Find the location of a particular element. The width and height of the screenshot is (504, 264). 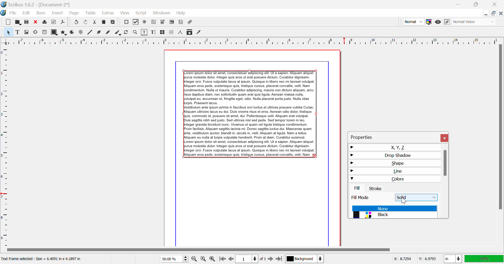

First Page is located at coordinates (222, 259).